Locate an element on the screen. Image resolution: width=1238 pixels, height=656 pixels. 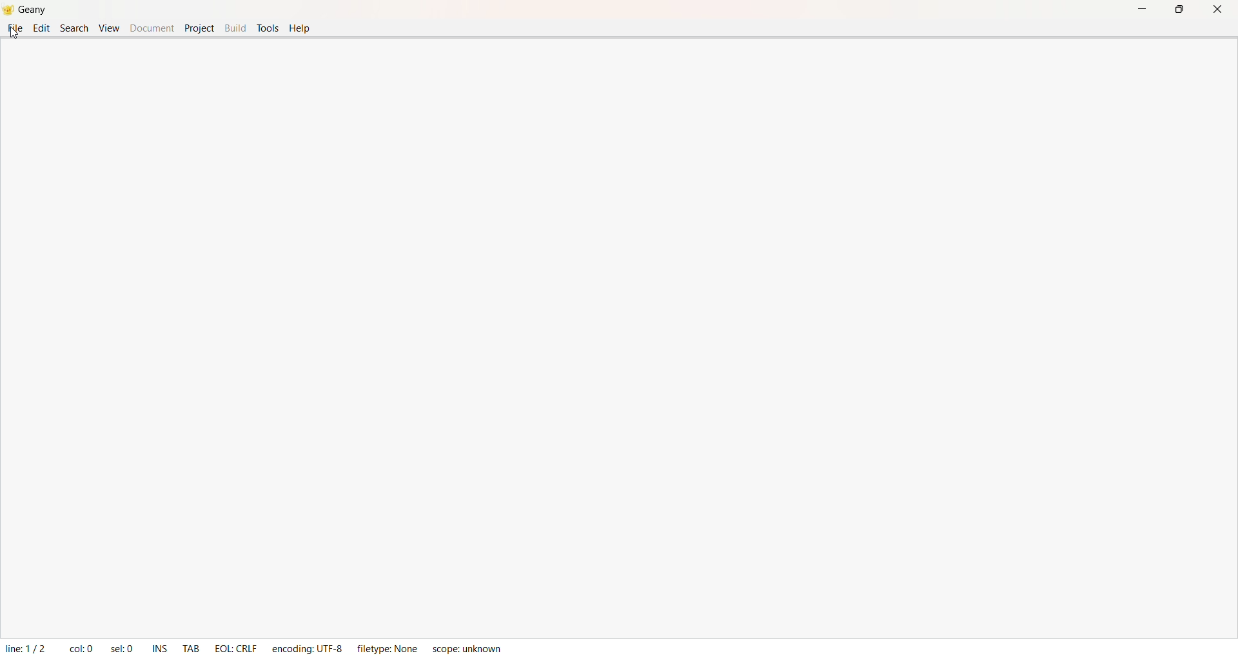
View is located at coordinates (108, 29).